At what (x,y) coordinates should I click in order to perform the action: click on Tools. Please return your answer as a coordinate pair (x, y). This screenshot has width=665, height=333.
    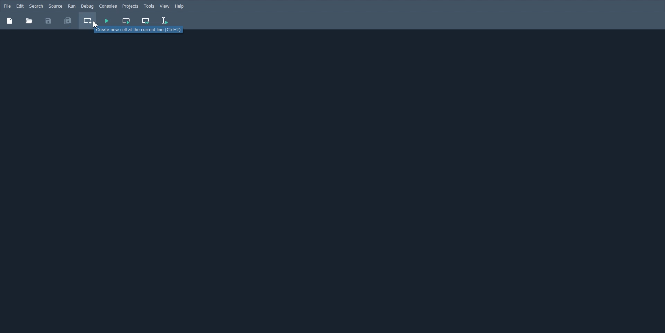
    Looking at the image, I should click on (149, 6).